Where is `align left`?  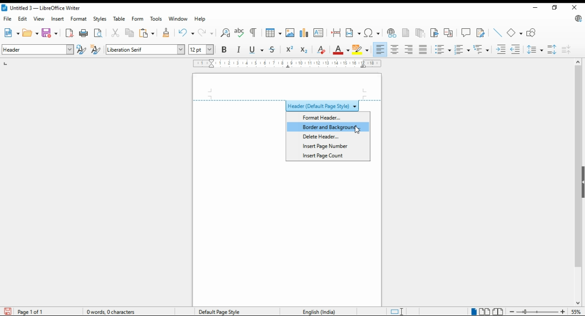 align left is located at coordinates (380, 49).